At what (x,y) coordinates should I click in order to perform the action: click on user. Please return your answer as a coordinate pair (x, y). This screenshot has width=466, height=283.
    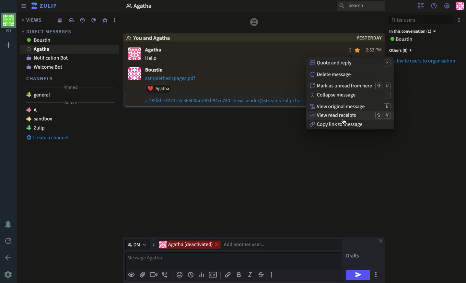
    Looking at the image, I should click on (155, 70).